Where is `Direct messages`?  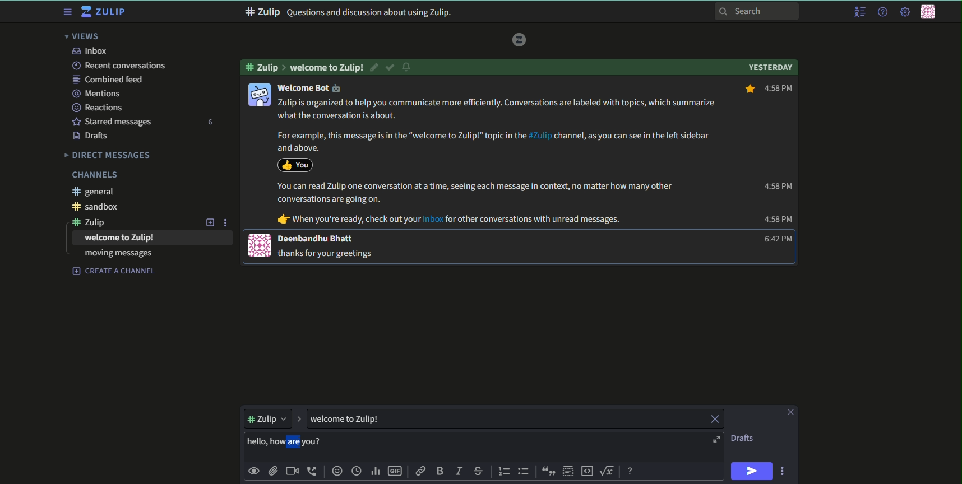
Direct messages is located at coordinates (108, 155).